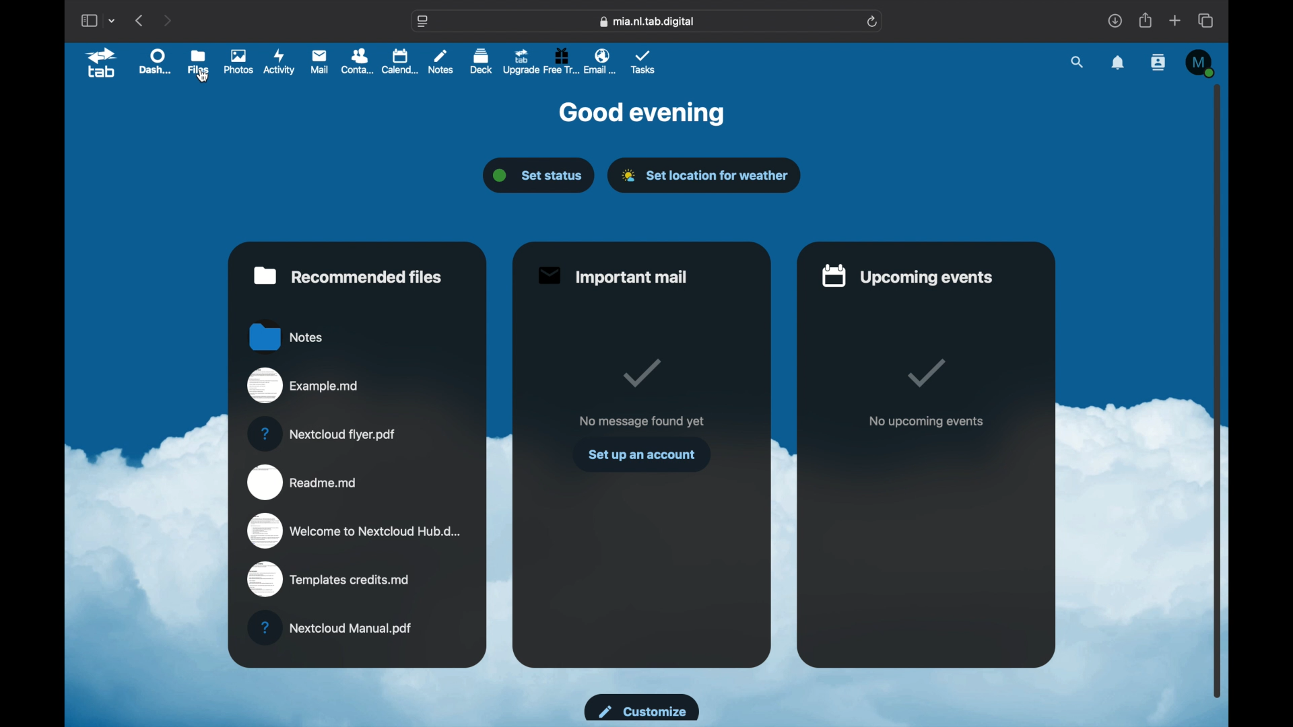 This screenshot has height=727, width=1293. Describe the element at coordinates (642, 707) in the screenshot. I see `customize` at that location.